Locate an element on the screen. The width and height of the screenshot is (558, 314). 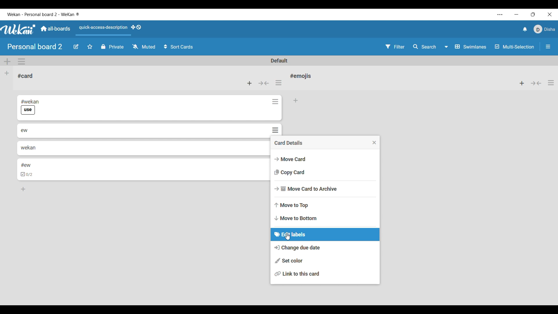
Board name is located at coordinates (35, 47).